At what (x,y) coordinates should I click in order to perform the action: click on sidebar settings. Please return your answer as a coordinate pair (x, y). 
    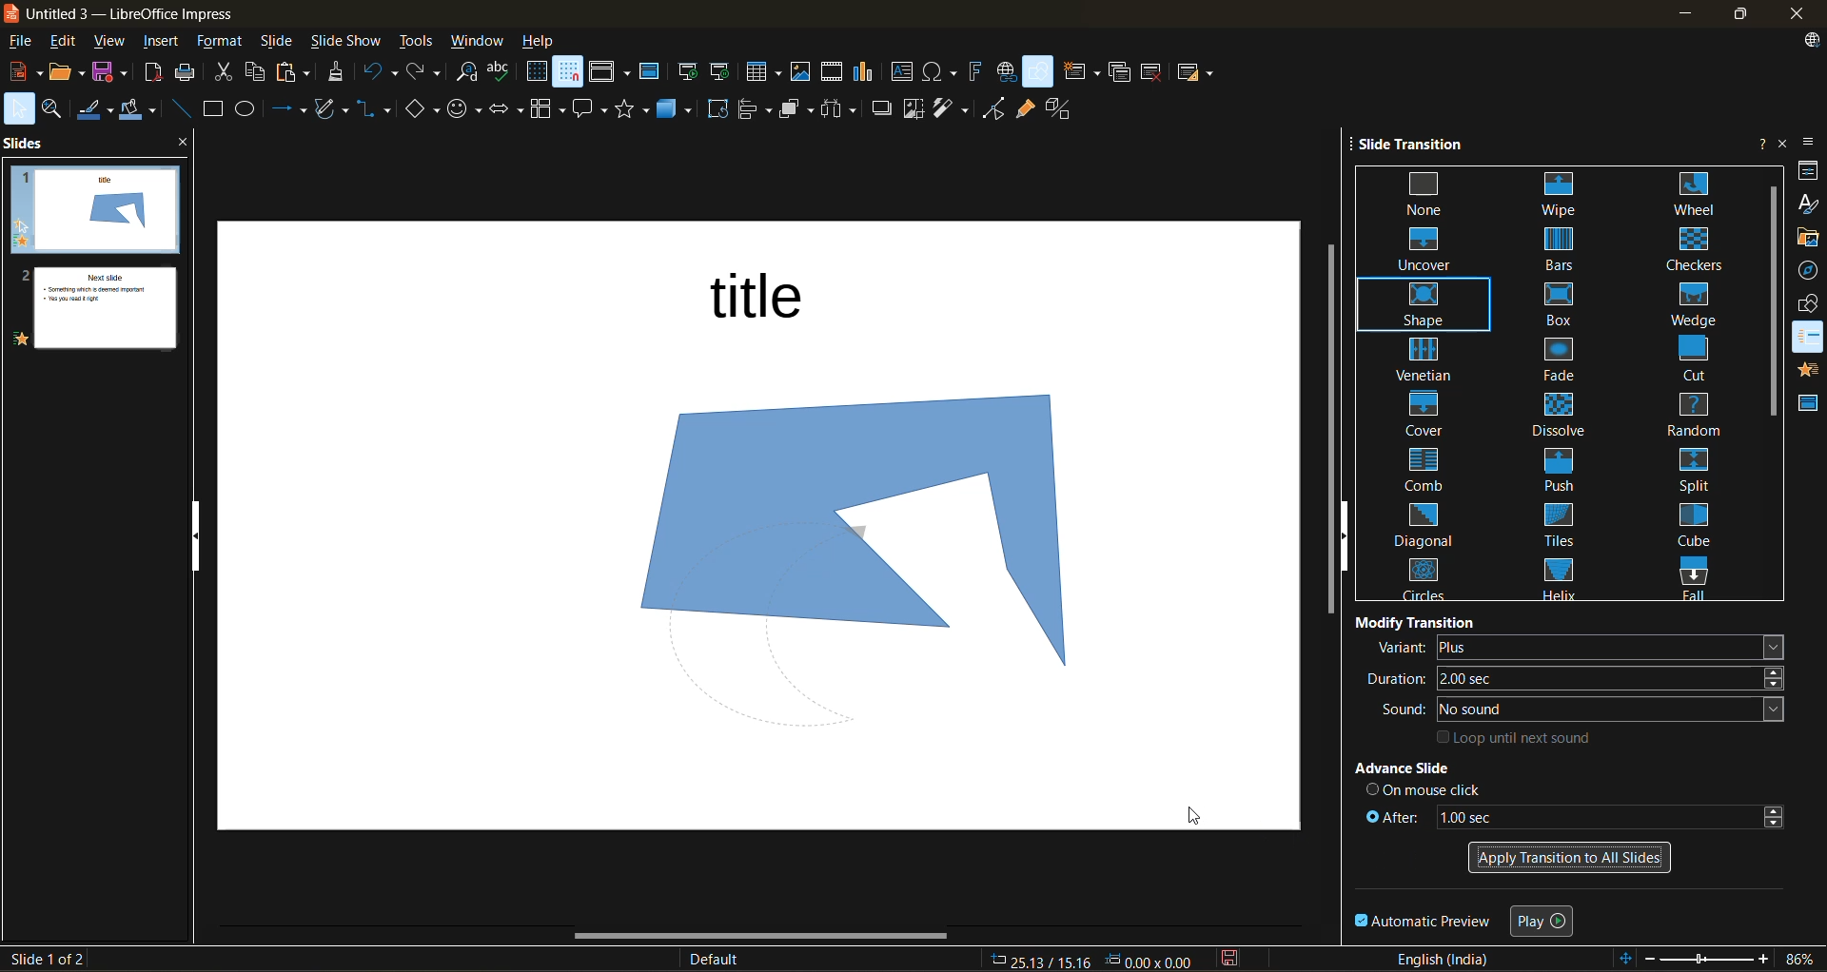
    Looking at the image, I should click on (1811, 141).